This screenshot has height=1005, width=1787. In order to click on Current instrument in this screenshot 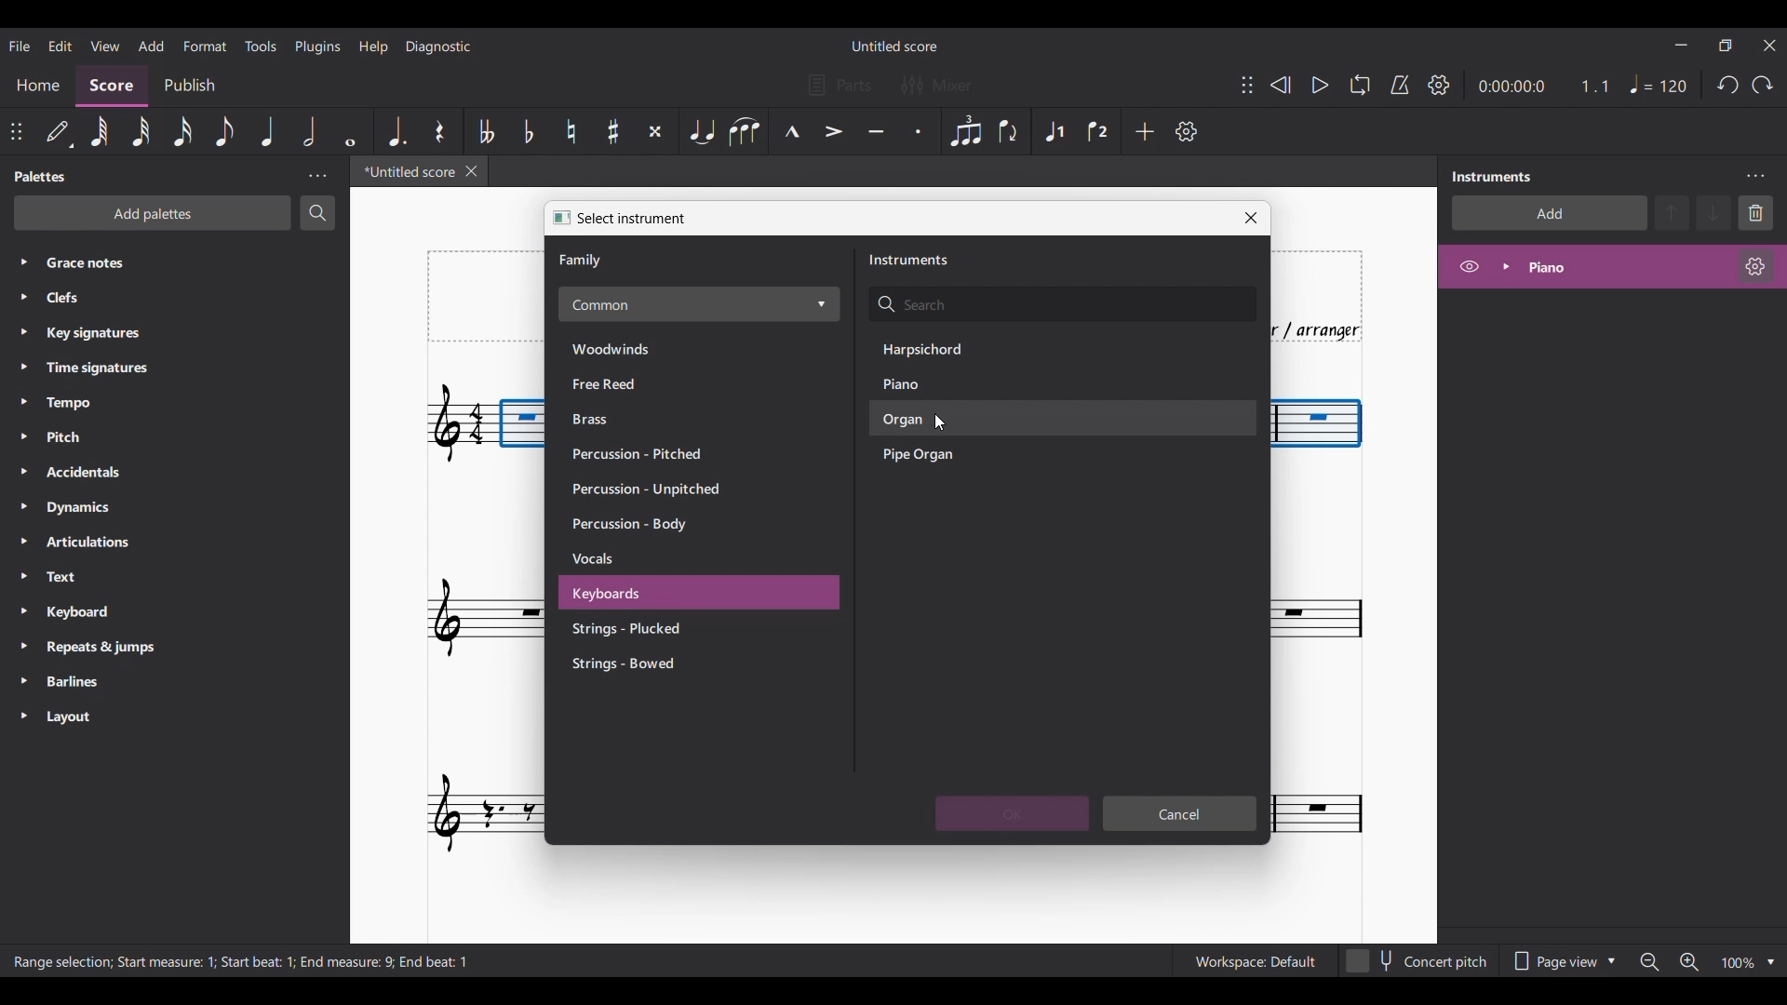, I will do `click(1621, 267)`.